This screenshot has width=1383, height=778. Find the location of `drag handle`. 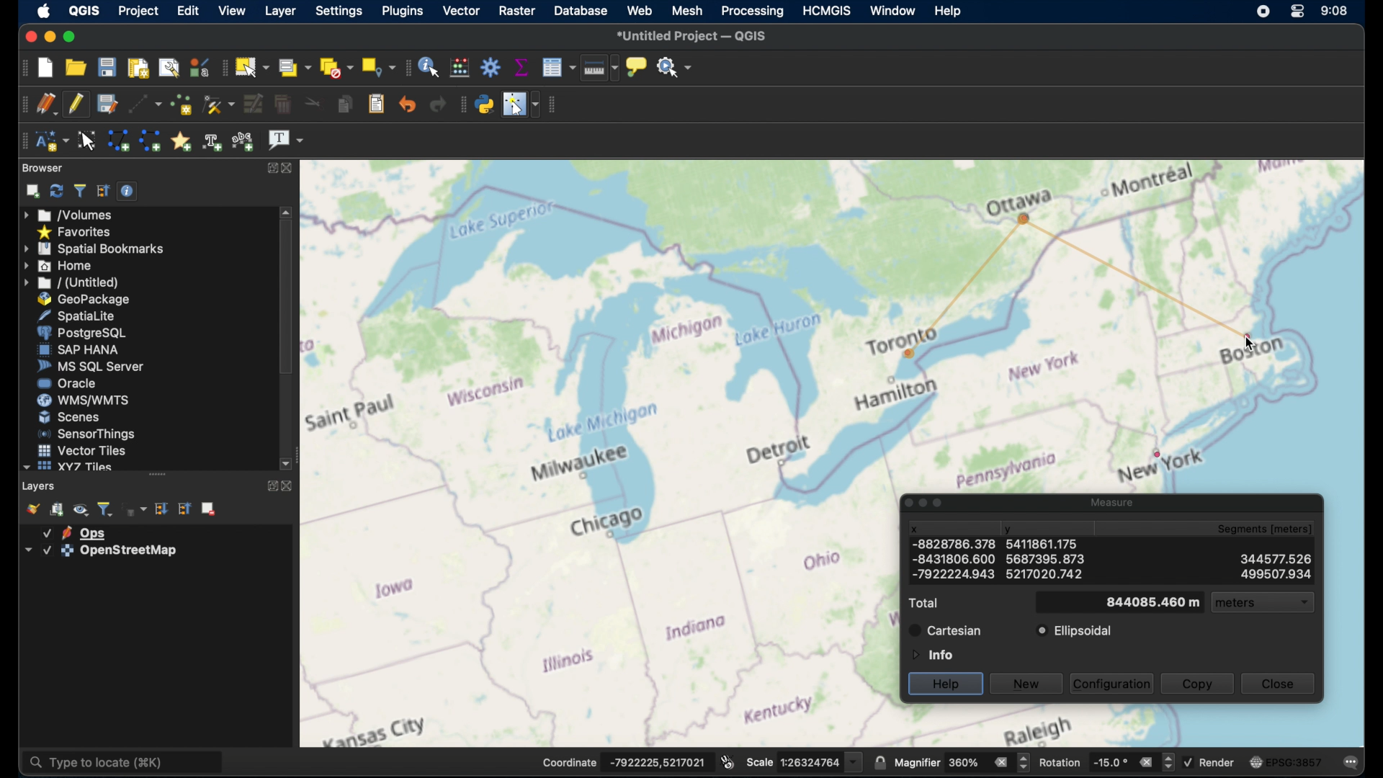

drag handle is located at coordinates (157, 474).